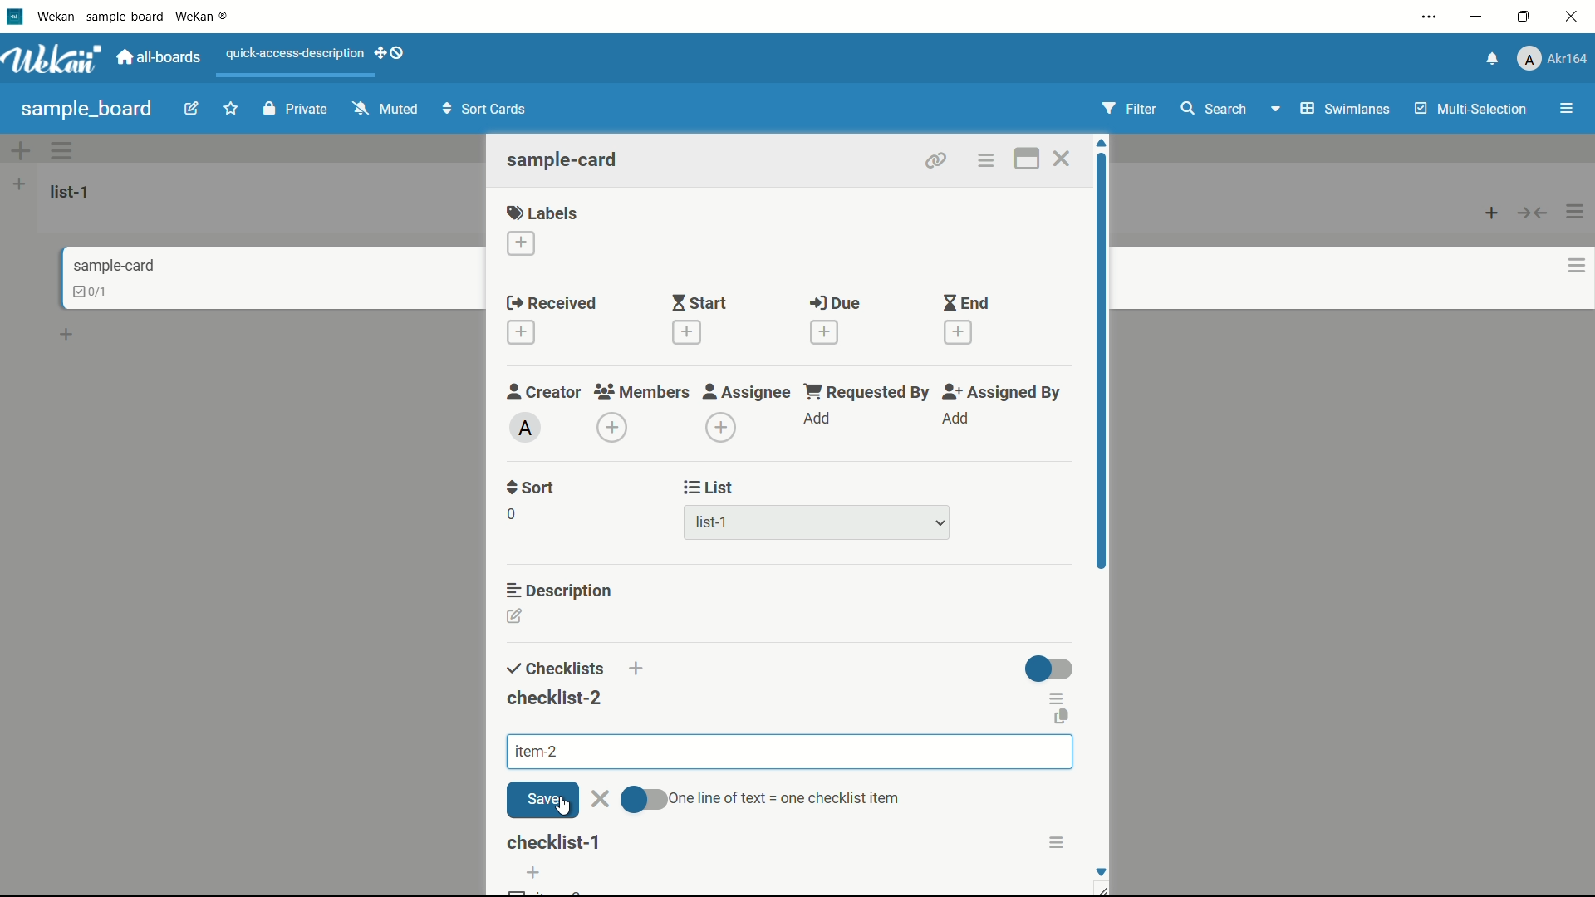 Image resolution: width=1595 pixels, height=897 pixels. I want to click on card name, so click(114, 265).